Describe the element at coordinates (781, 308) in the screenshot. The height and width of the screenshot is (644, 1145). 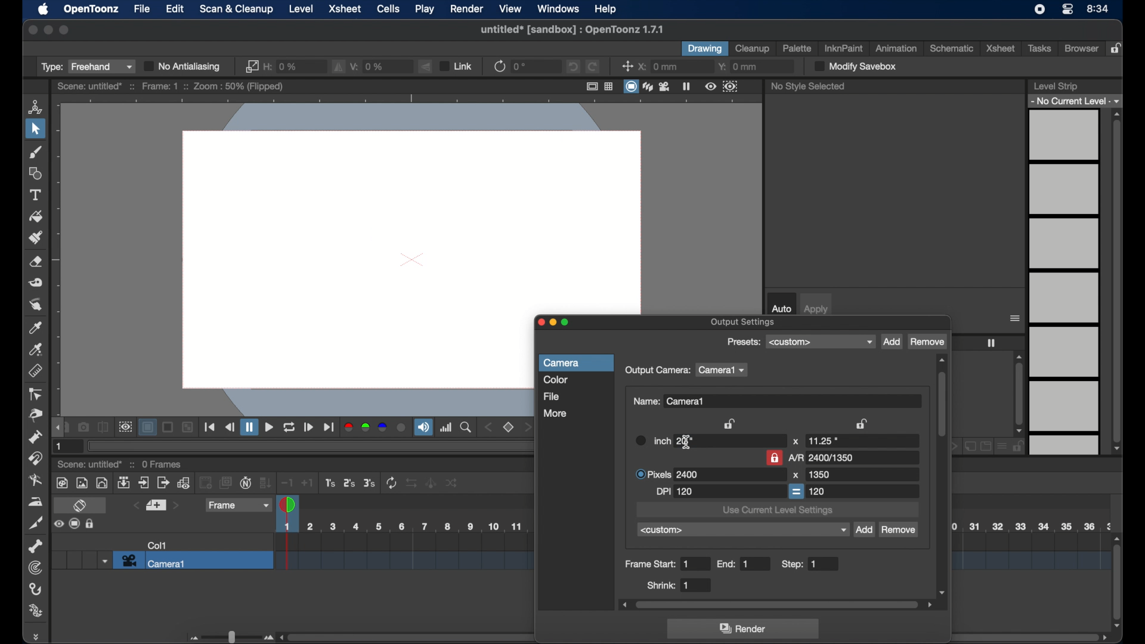
I see `auto` at that location.